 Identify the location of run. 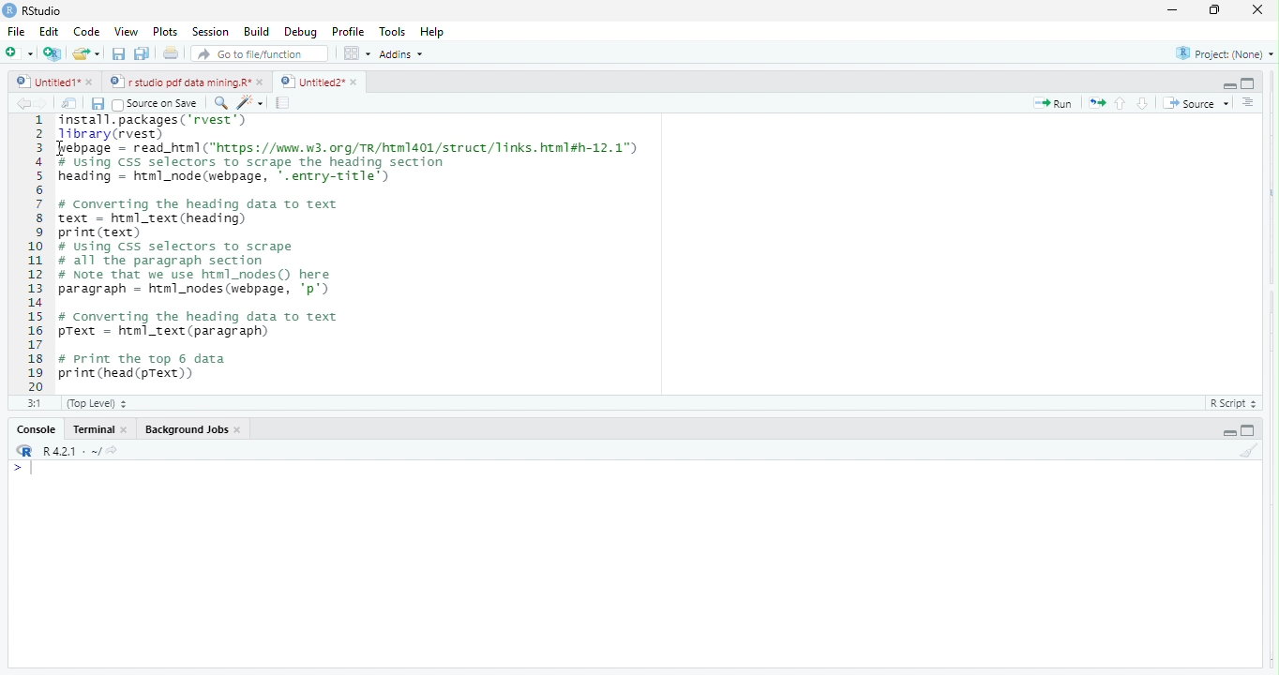
(1054, 104).